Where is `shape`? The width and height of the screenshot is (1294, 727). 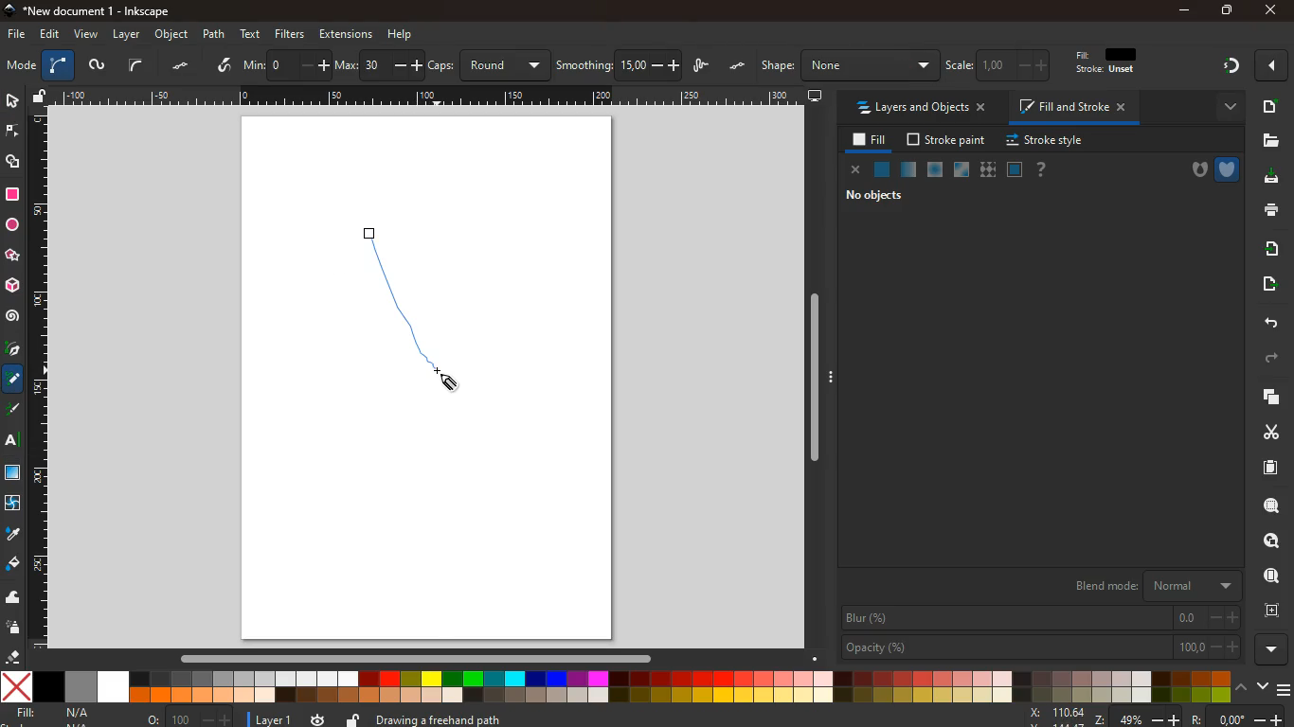 shape is located at coordinates (849, 65).